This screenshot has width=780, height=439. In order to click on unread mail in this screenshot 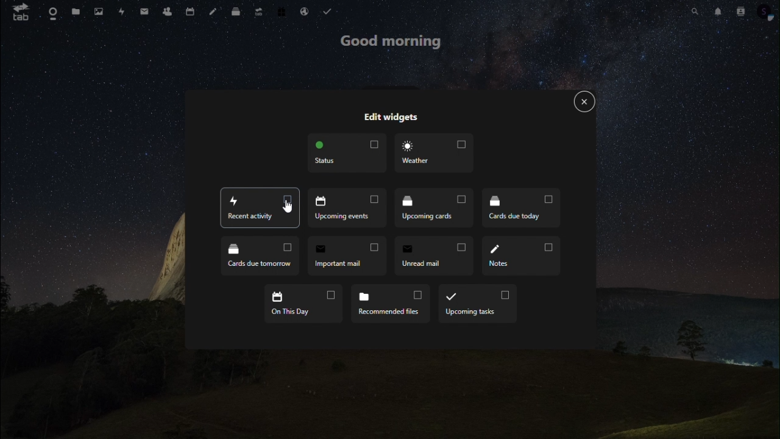, I will do `click(434, 257)`.